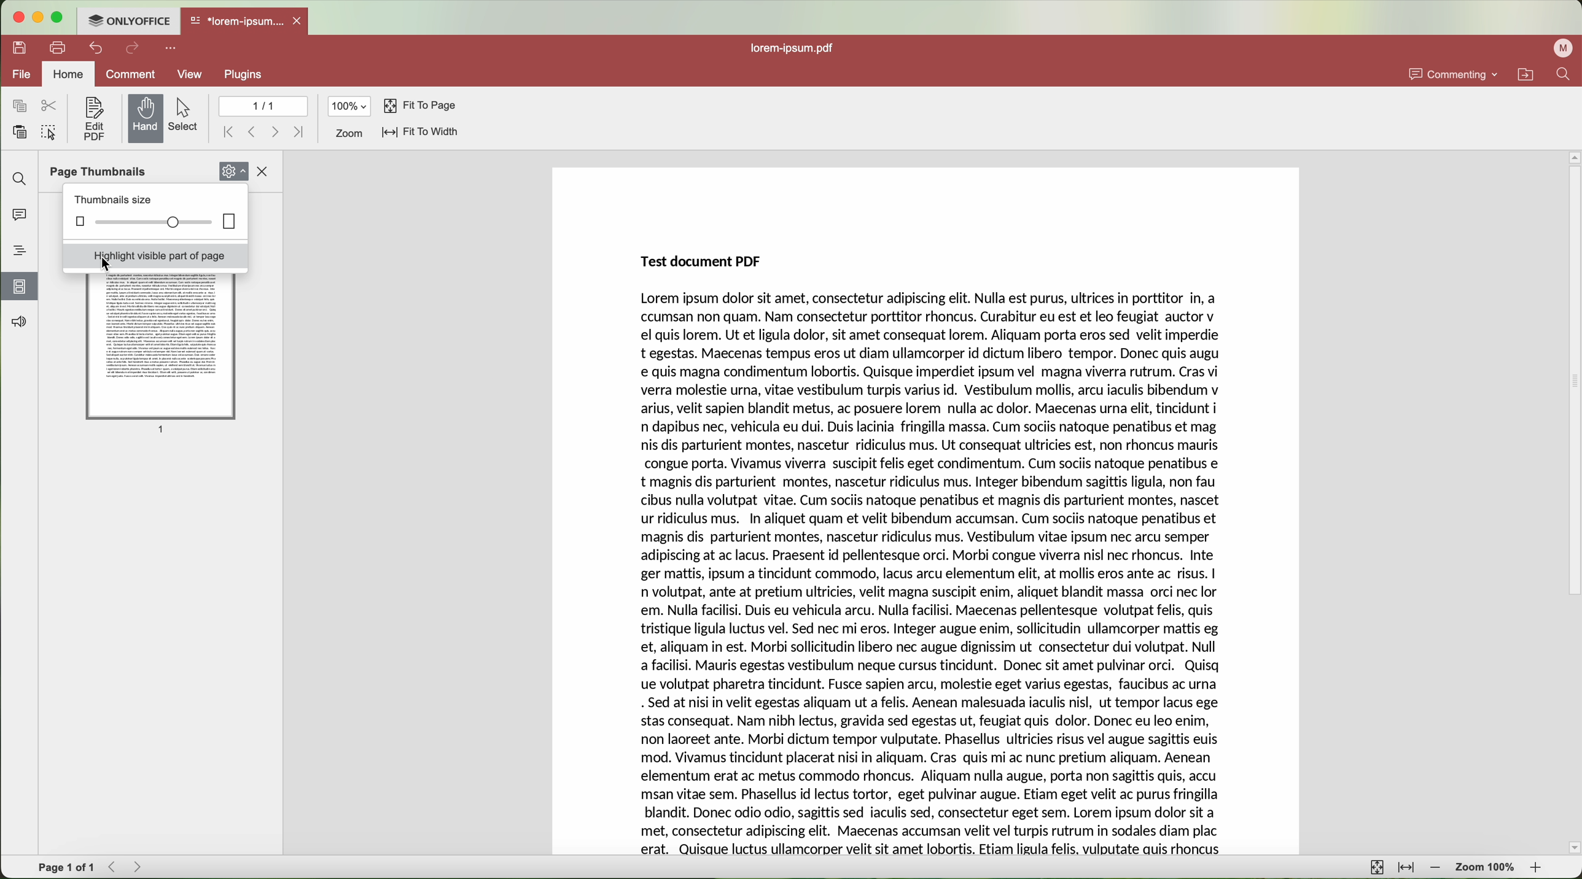  What do you see at coordinates (1487, 867) in the screenshot?
I see `zoom 100%` at bounding box center [1487, 867].